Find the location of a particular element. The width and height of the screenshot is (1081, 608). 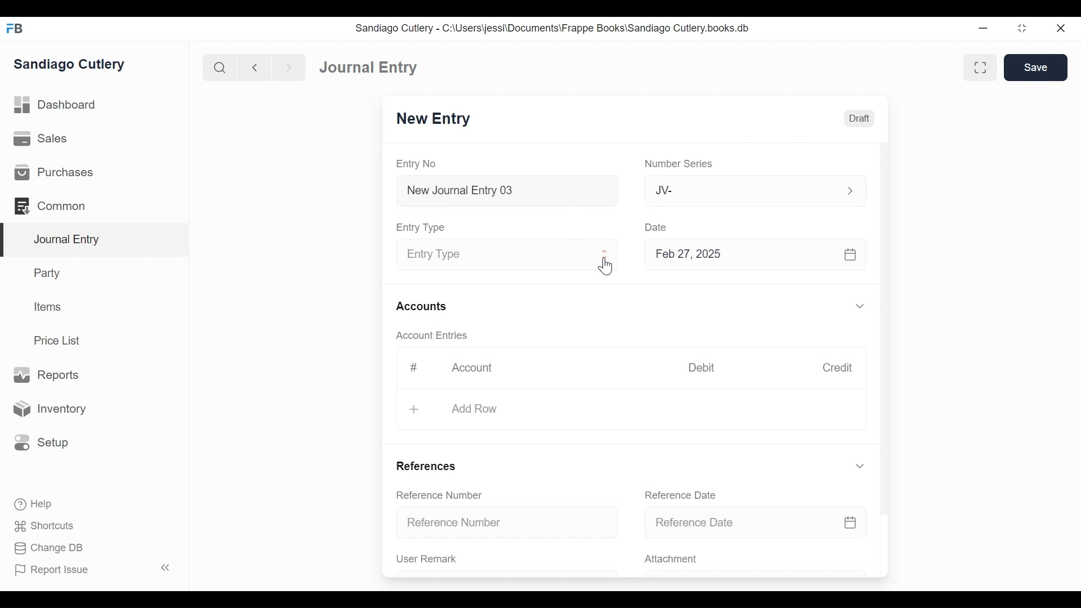

Expand is located at coordinates (606, 255).